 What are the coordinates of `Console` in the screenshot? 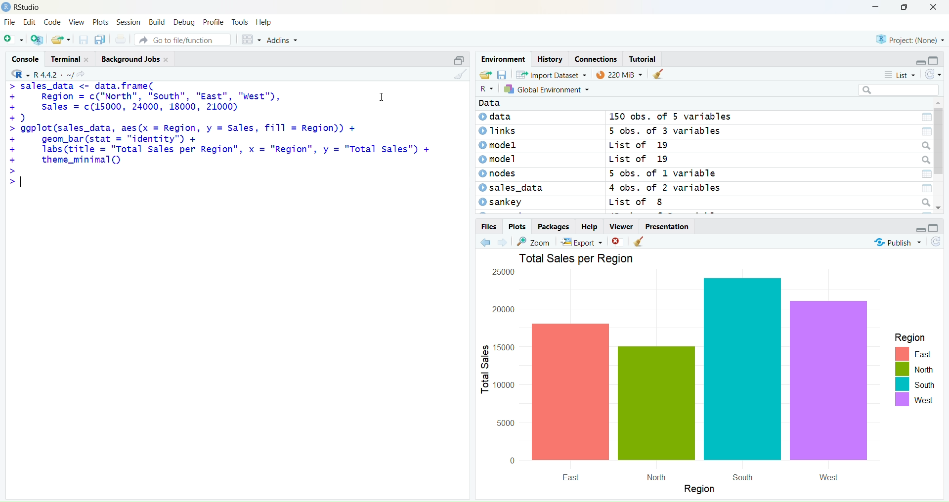 It's located at (23, 57).